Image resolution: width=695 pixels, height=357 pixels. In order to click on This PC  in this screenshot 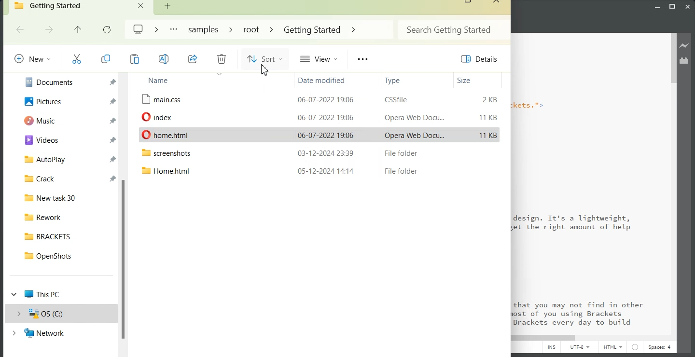, I will do `click(61, 294)`.